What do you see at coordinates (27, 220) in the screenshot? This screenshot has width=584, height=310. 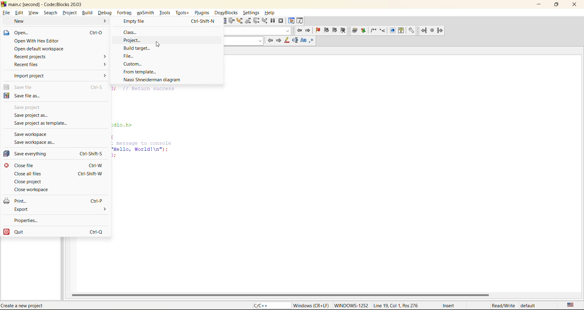 I see `properties` at bounding box center [27, 220].